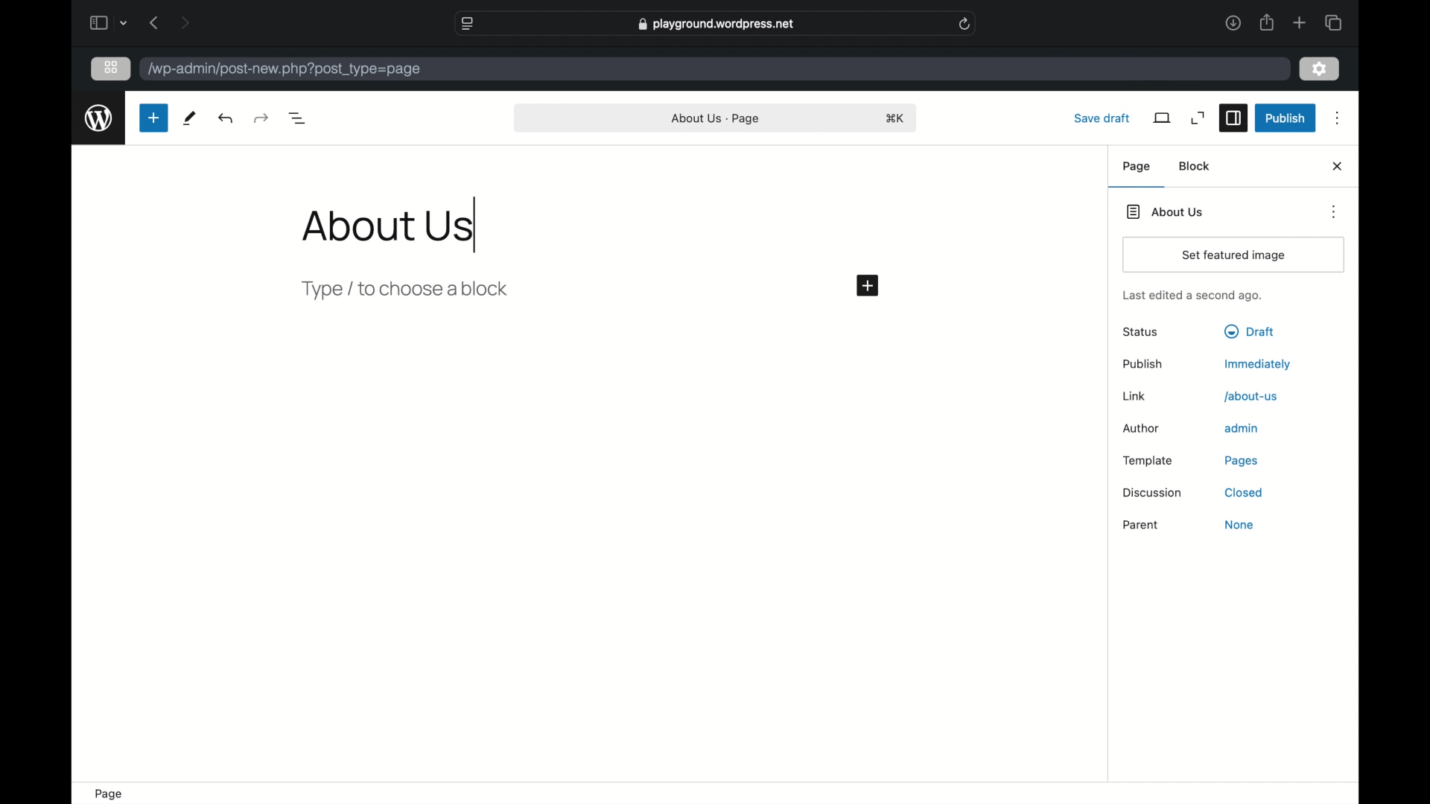 Image resolution: width=1430 pixels, height=804 pixels. I want to click on new tab, so click(1300, 23).